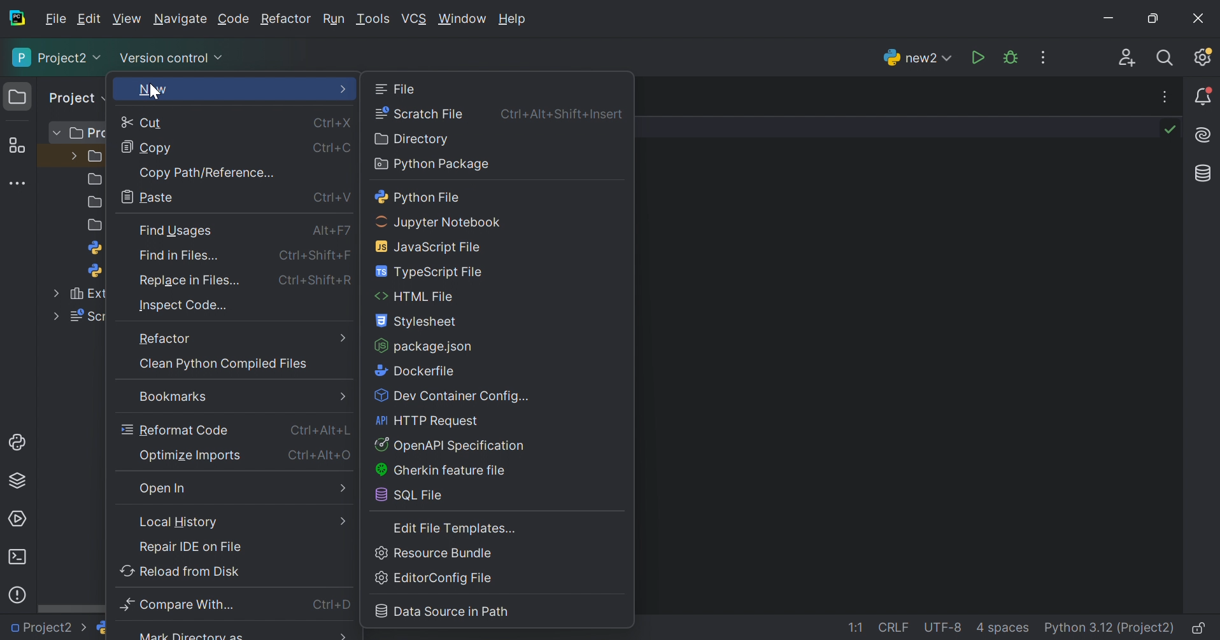 The image size is (1220, 640). Describe the element at coordinates (859, 629) in the screenshot. I see `1:1` at that location.